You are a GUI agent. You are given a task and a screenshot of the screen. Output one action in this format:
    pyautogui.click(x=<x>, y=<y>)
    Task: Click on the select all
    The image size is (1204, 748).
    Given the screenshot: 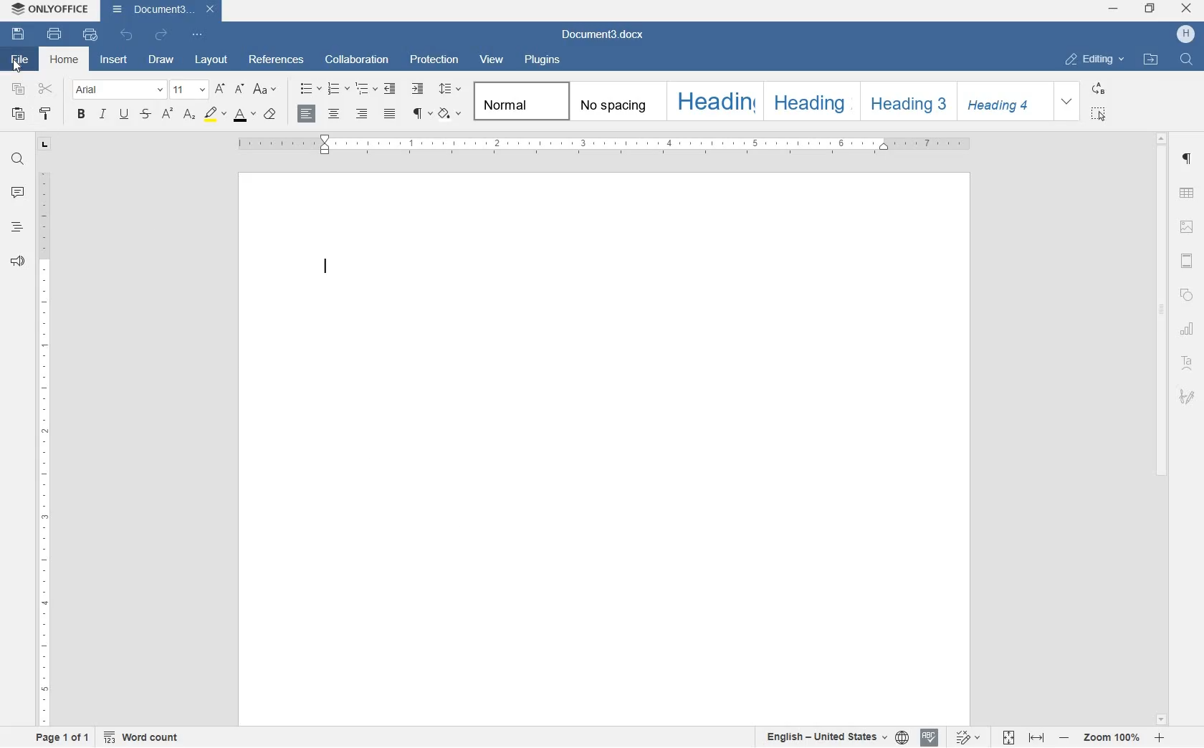 What is the action you would take?
    pyautogui.click(x=1098, y=114)
    